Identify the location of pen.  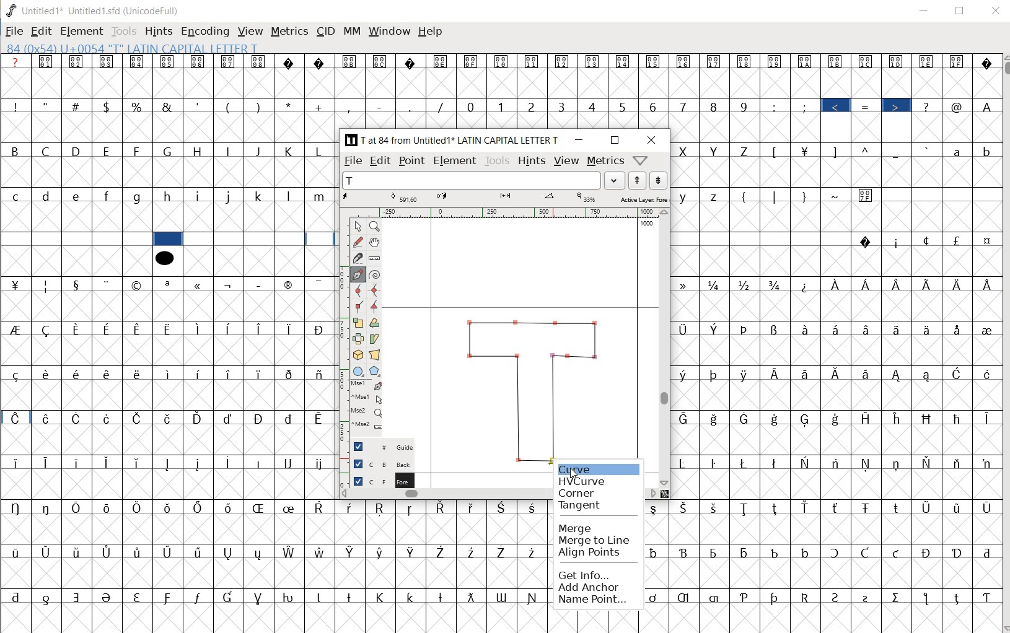
(358, 273).